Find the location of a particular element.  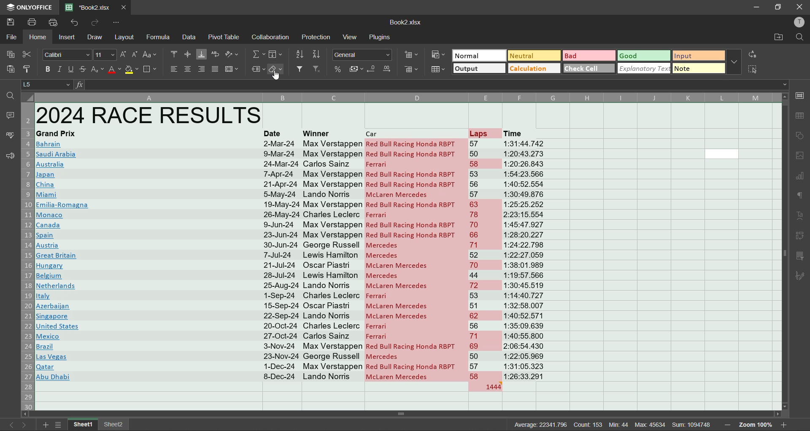

change case is located at coordinates (151, 54).